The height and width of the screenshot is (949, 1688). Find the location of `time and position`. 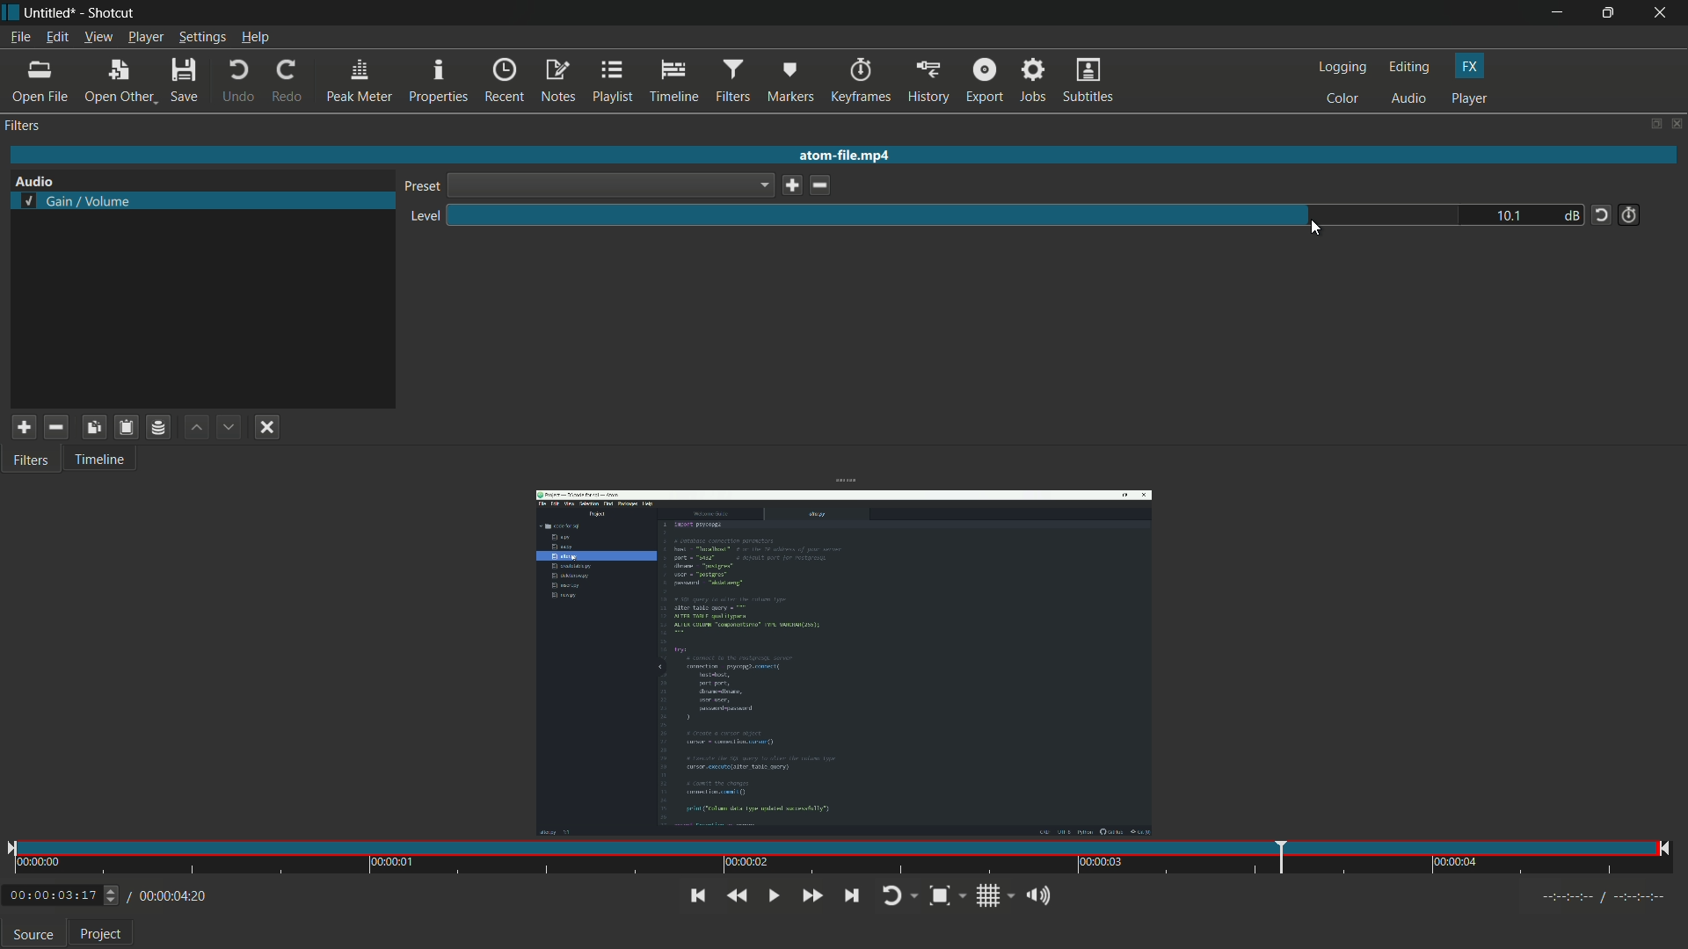

time and position is located at coordinates (841, 860).